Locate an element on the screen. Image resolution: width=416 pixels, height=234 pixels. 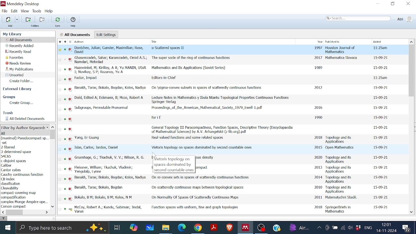
Move down in filter by author keywords is located at coordinates (52, 207).